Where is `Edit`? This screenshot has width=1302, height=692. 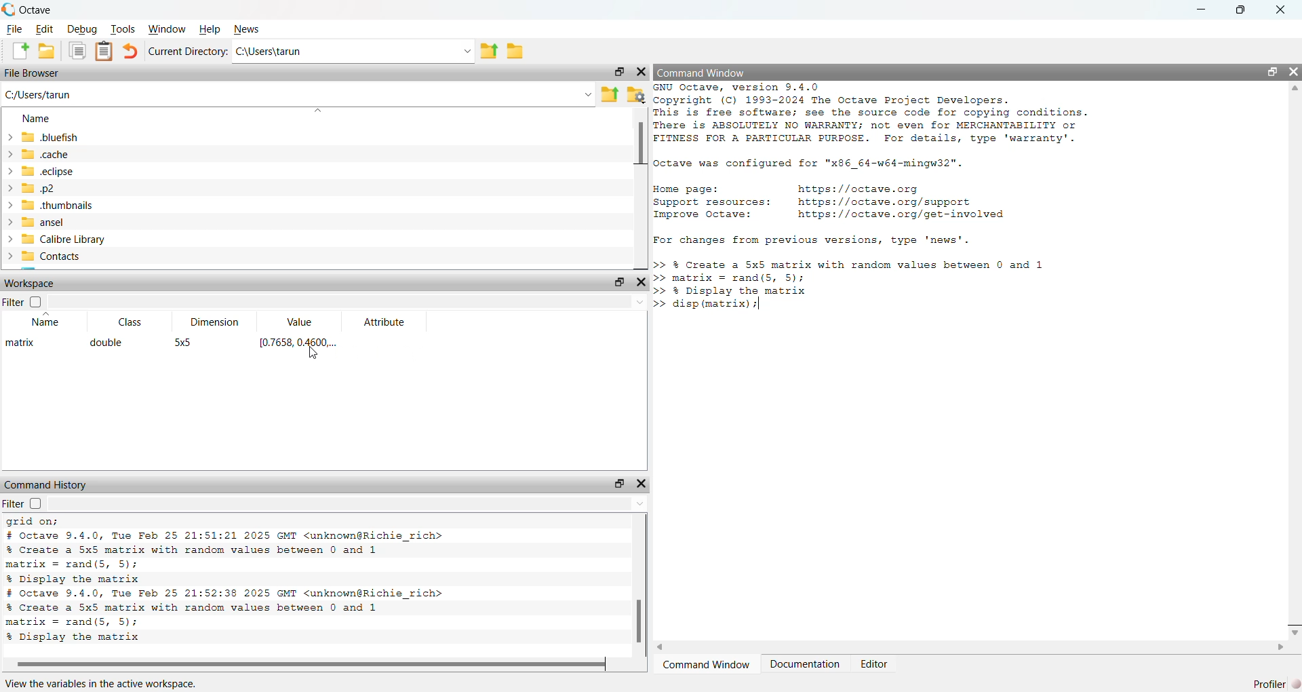
Edit is located at coordinates (45, 28).